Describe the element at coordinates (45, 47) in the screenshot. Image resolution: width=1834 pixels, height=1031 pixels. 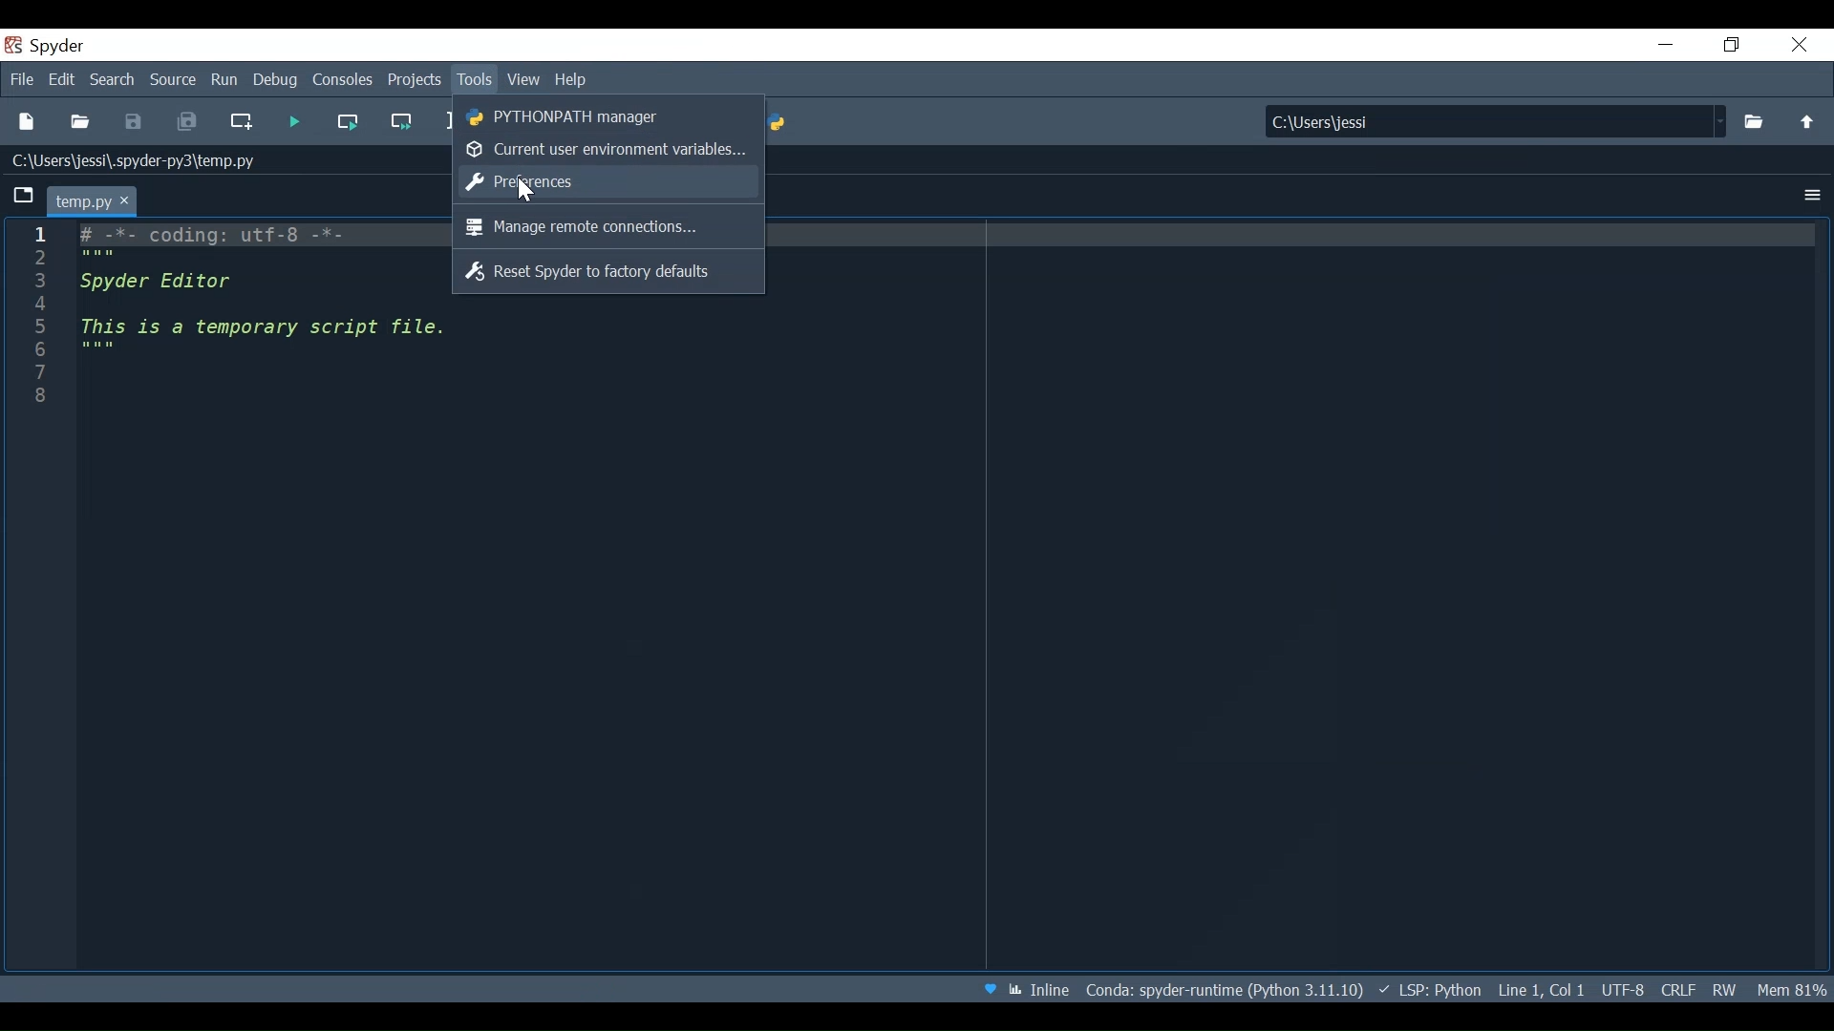
I see `Spyder Desktop Icon` at that location.